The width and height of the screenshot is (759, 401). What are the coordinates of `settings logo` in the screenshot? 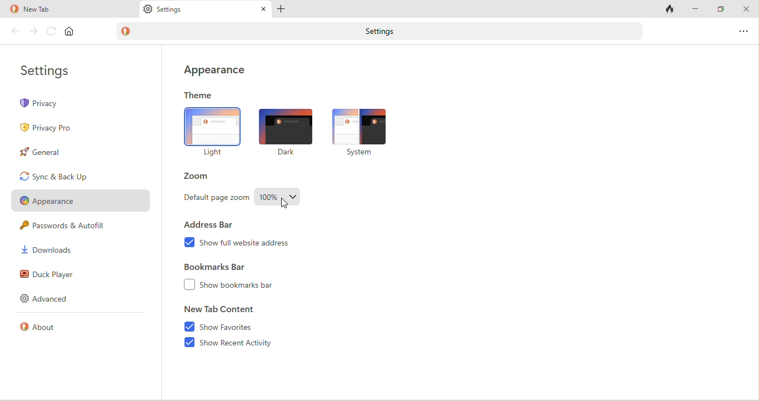 It's located at (148, 11).